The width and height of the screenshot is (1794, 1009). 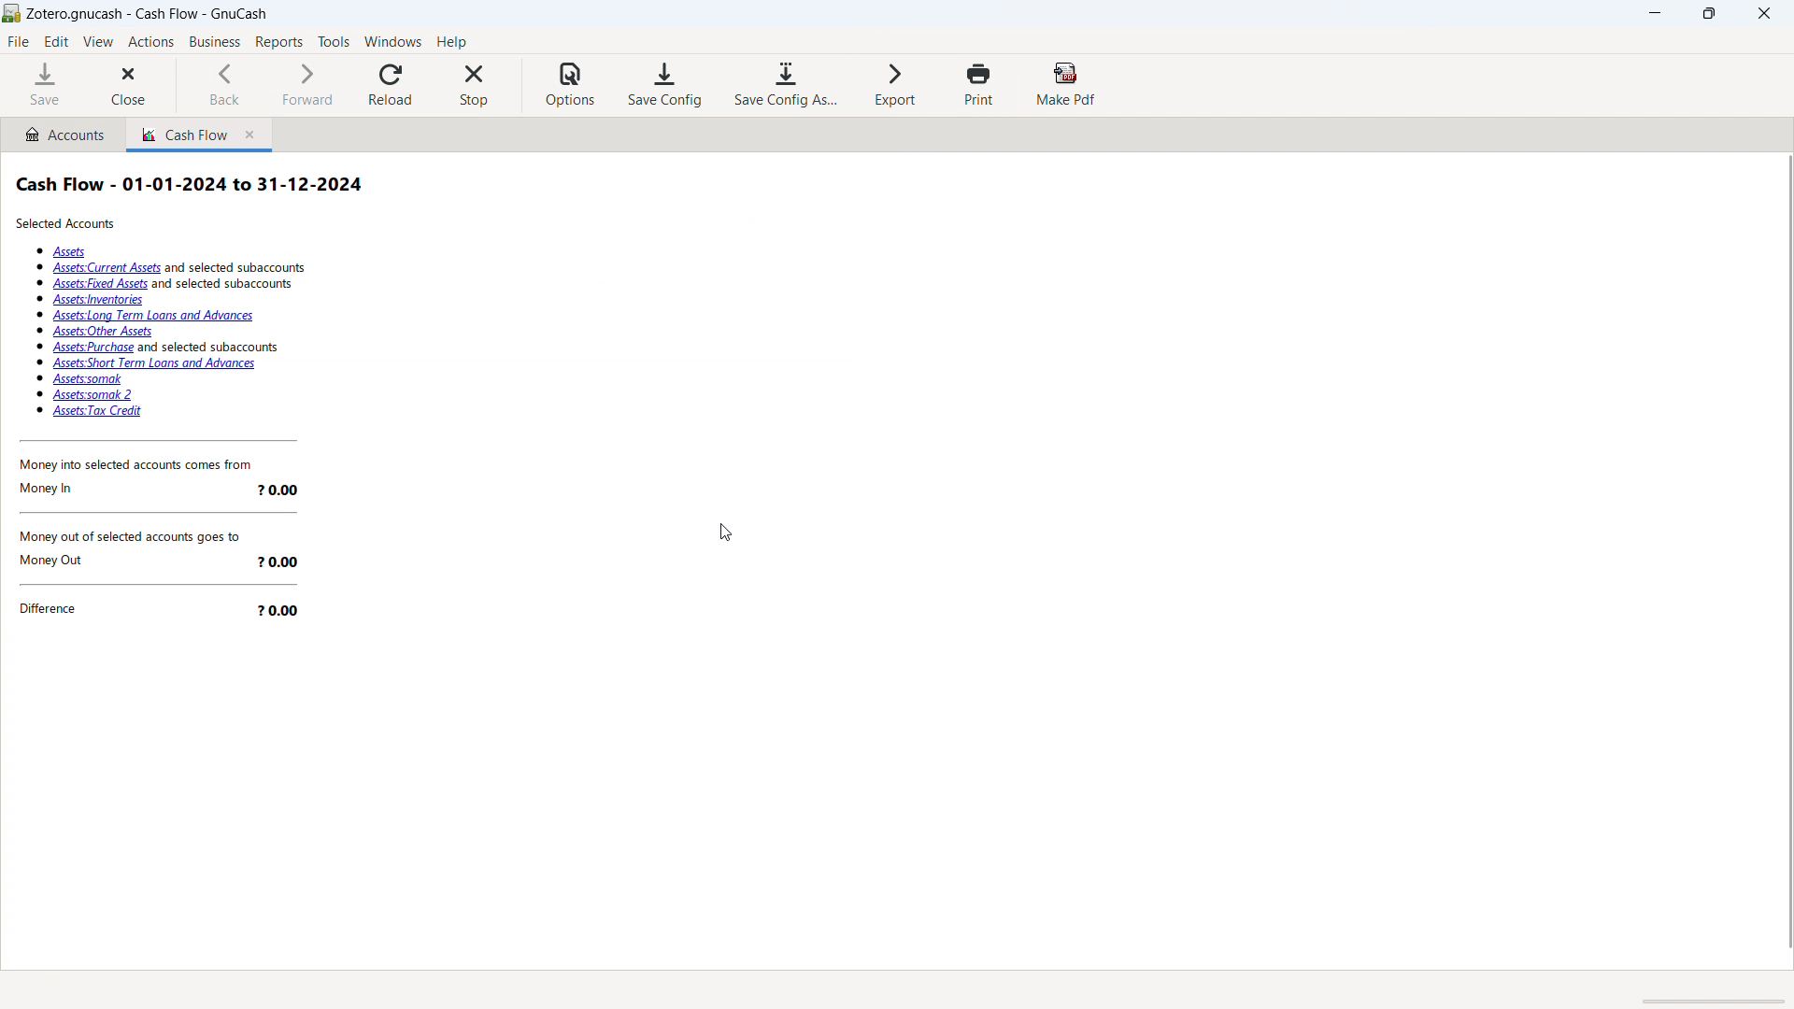 What do you see at coordinates (164, 560) in the screenshot?
I see `Money Out 20.00` at bounding box center [164, 560].